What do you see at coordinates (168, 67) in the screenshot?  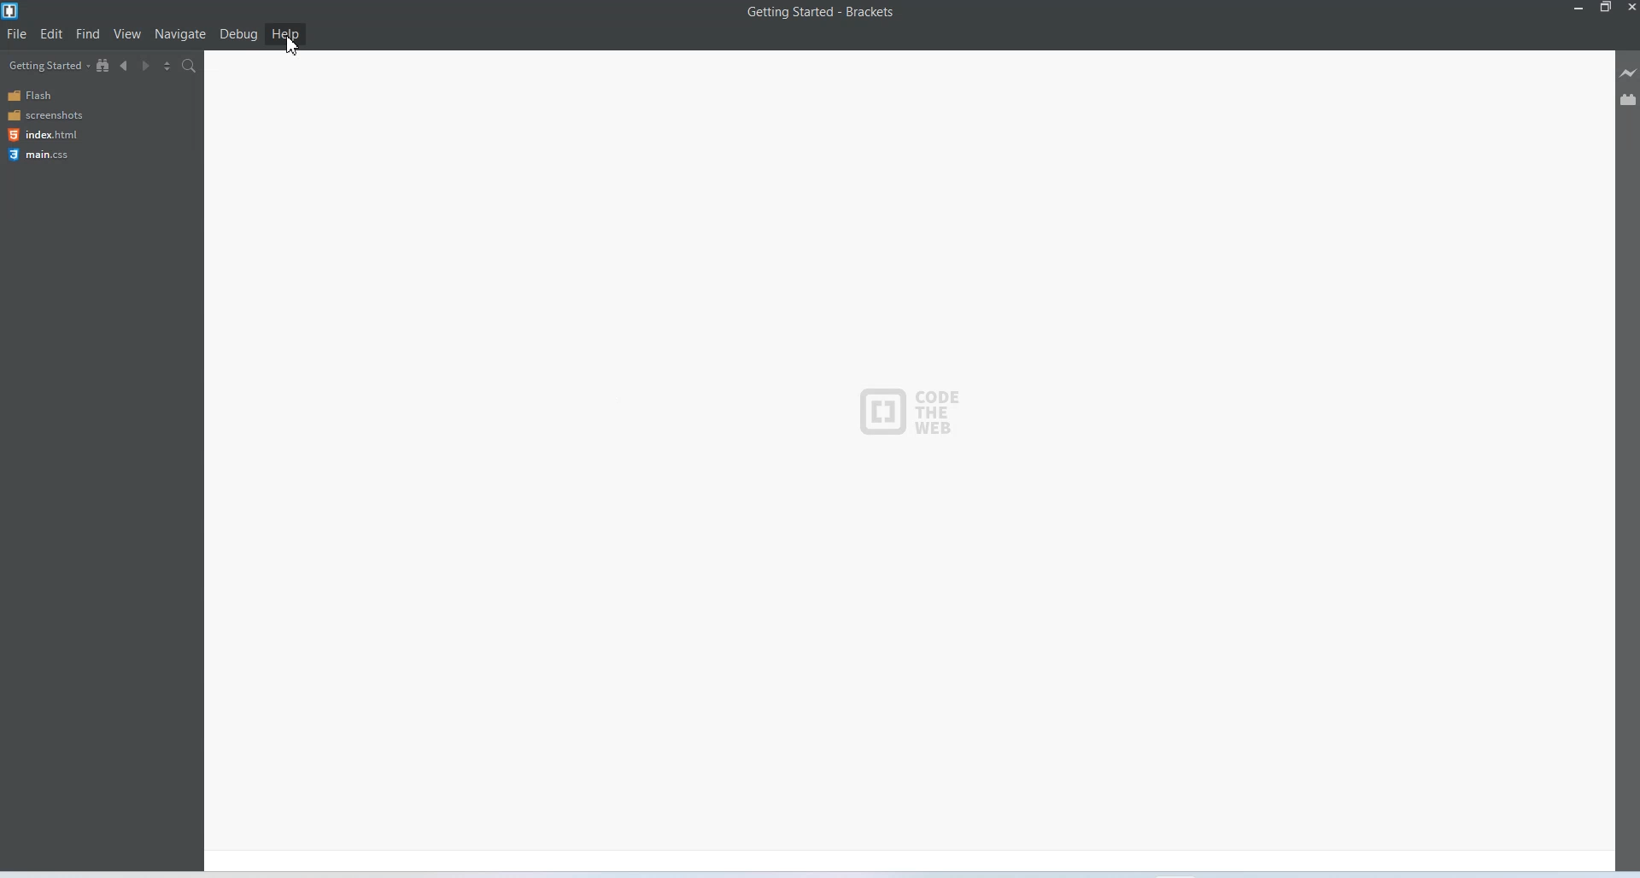 I see `Split editor vertically and horizontally` at bounding box center [168, 67].